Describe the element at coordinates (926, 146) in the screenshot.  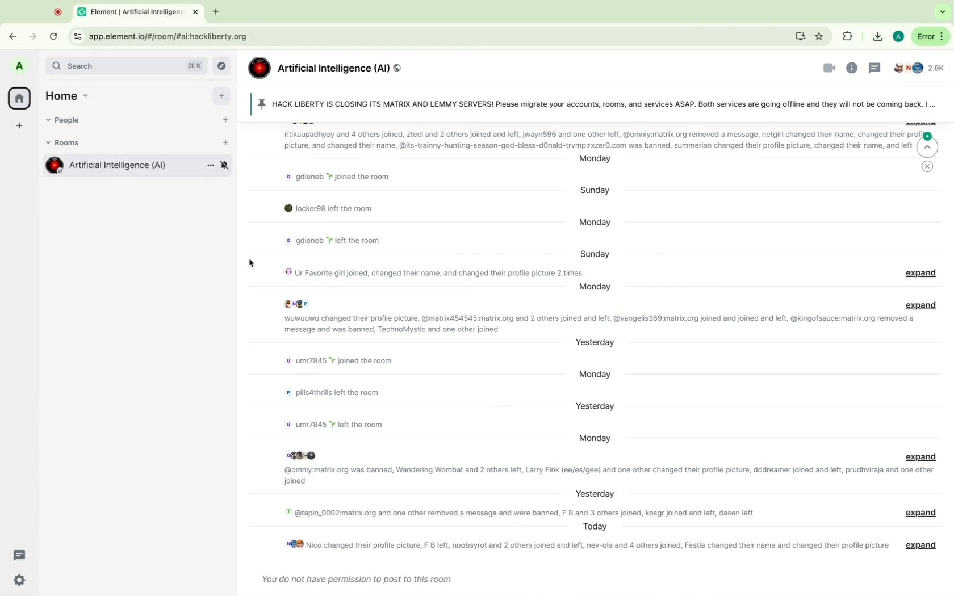
I see `jump to first message` at that location.